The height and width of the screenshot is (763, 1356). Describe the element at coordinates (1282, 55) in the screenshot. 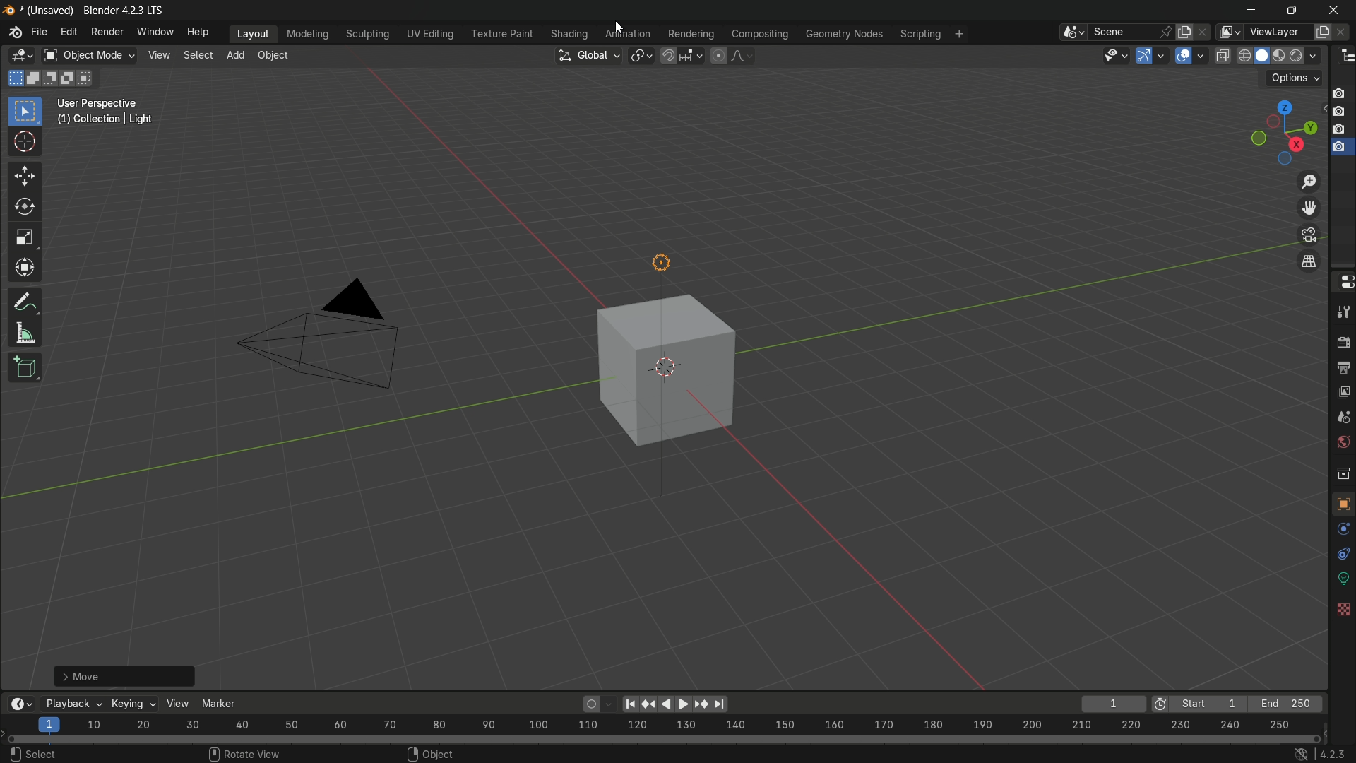

I see `material preview` at that location.